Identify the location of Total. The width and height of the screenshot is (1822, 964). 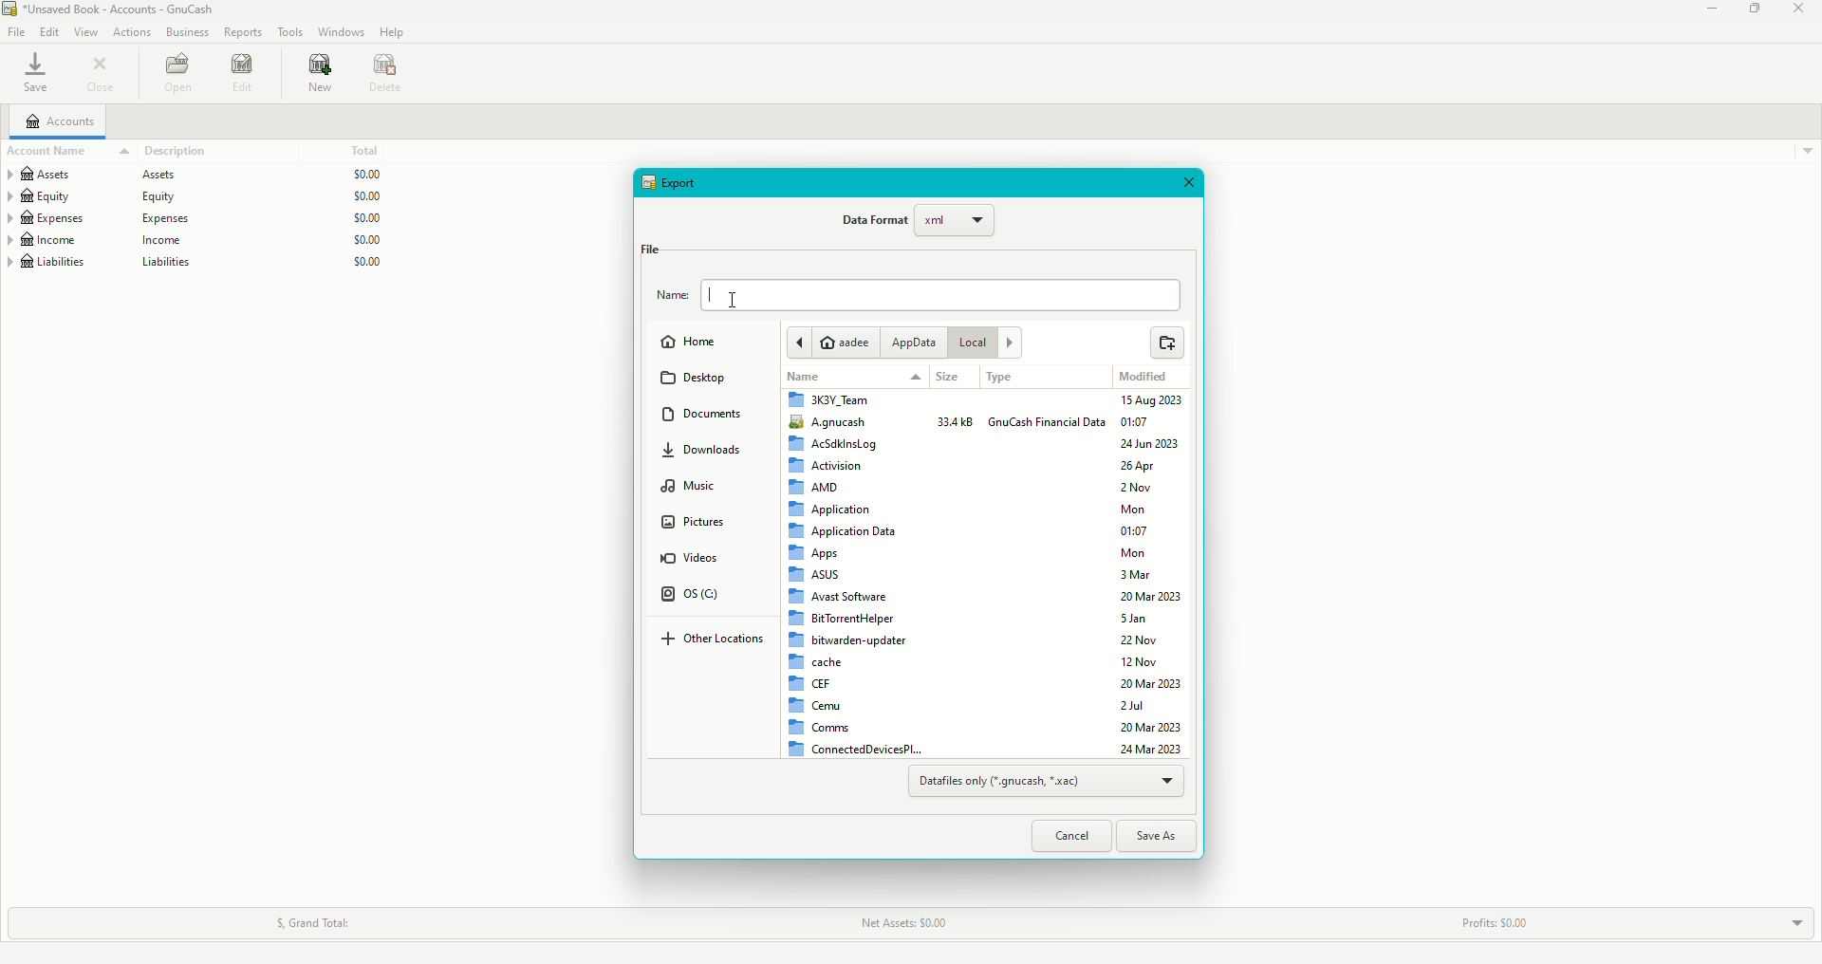
(369, 147).